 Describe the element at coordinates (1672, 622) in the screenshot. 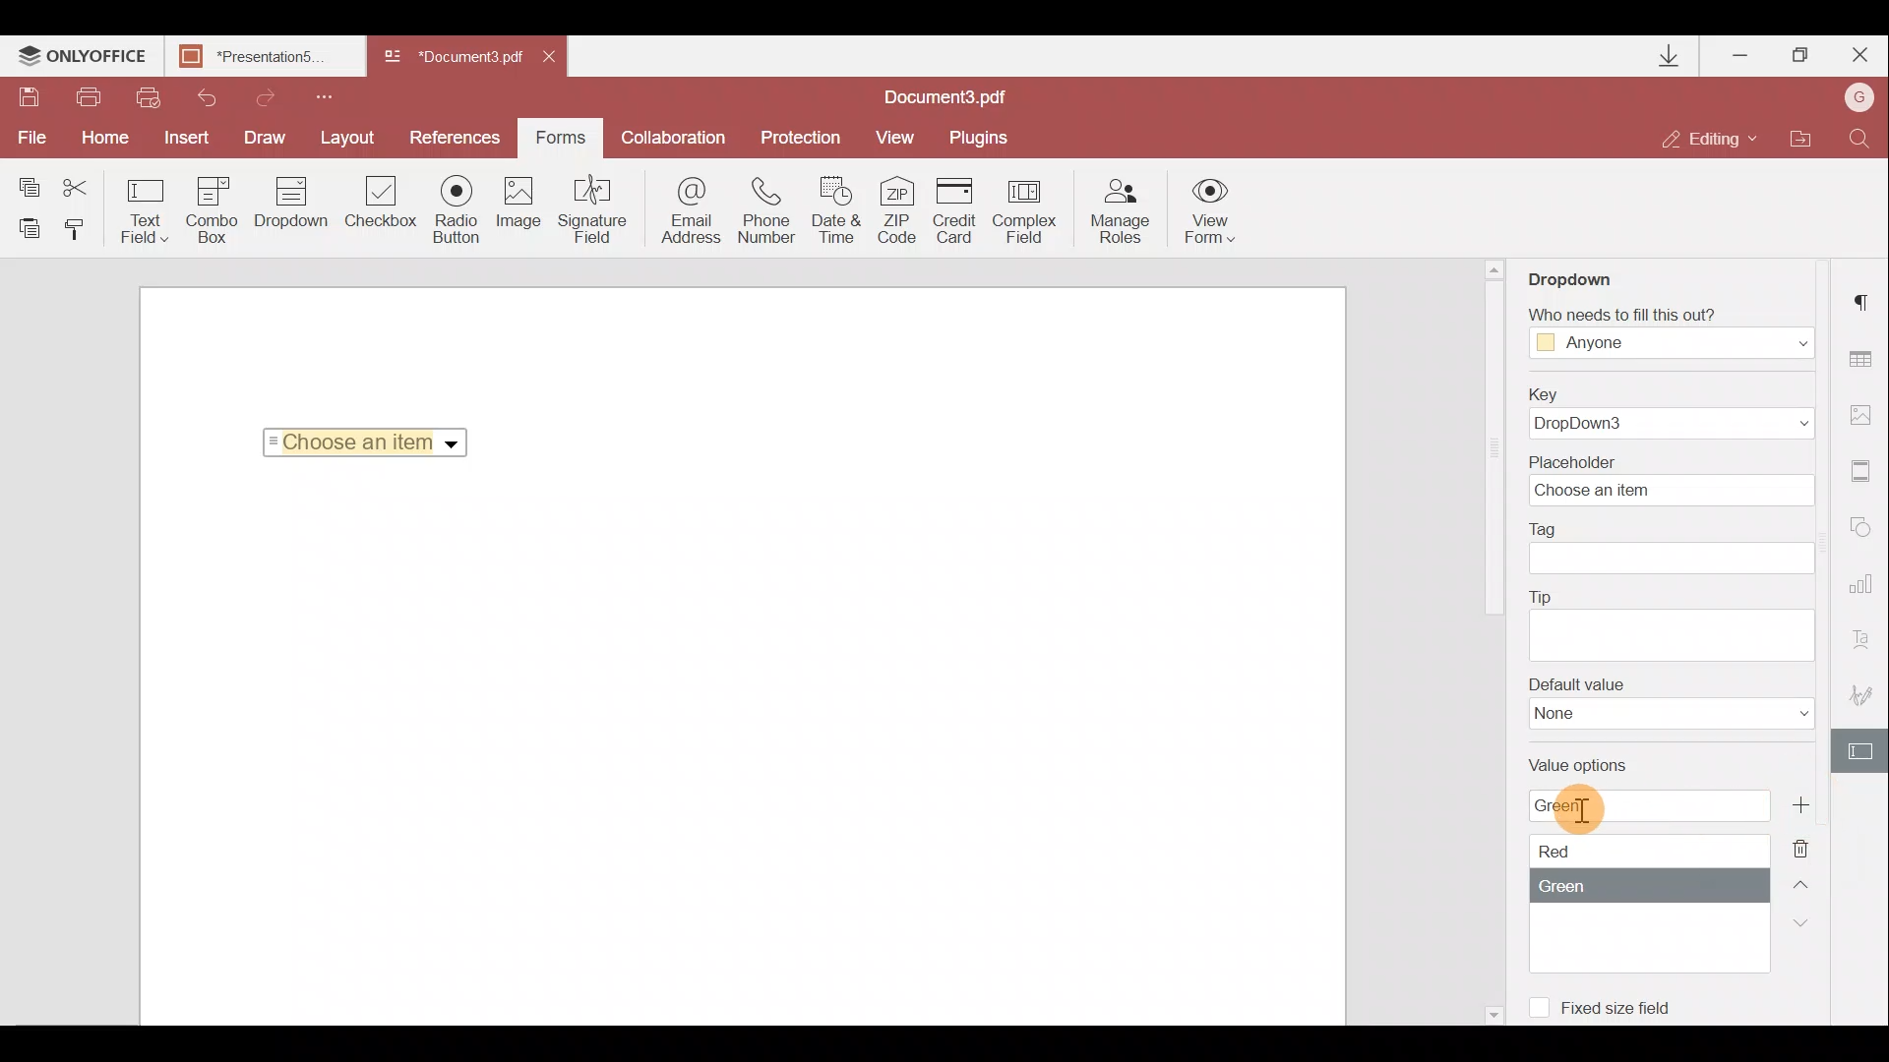

I see `Tip` at that location.